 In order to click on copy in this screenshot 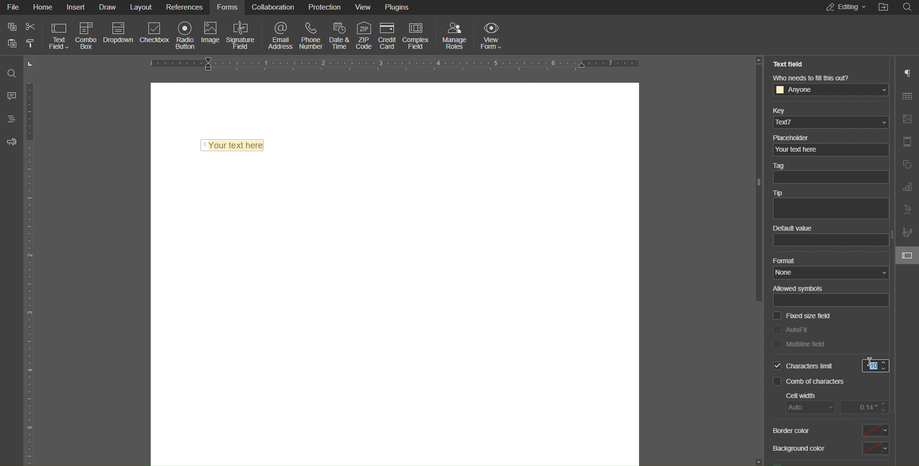, I will do `click(11, 27)`.